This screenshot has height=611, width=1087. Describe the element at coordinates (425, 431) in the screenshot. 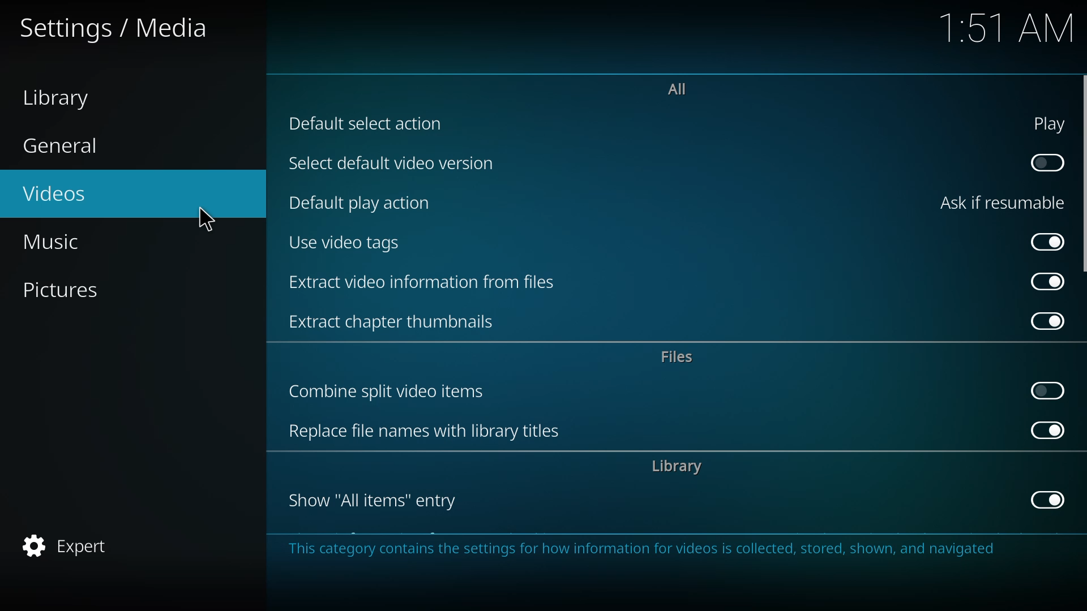

I see `replace file names with library titles` at that location.